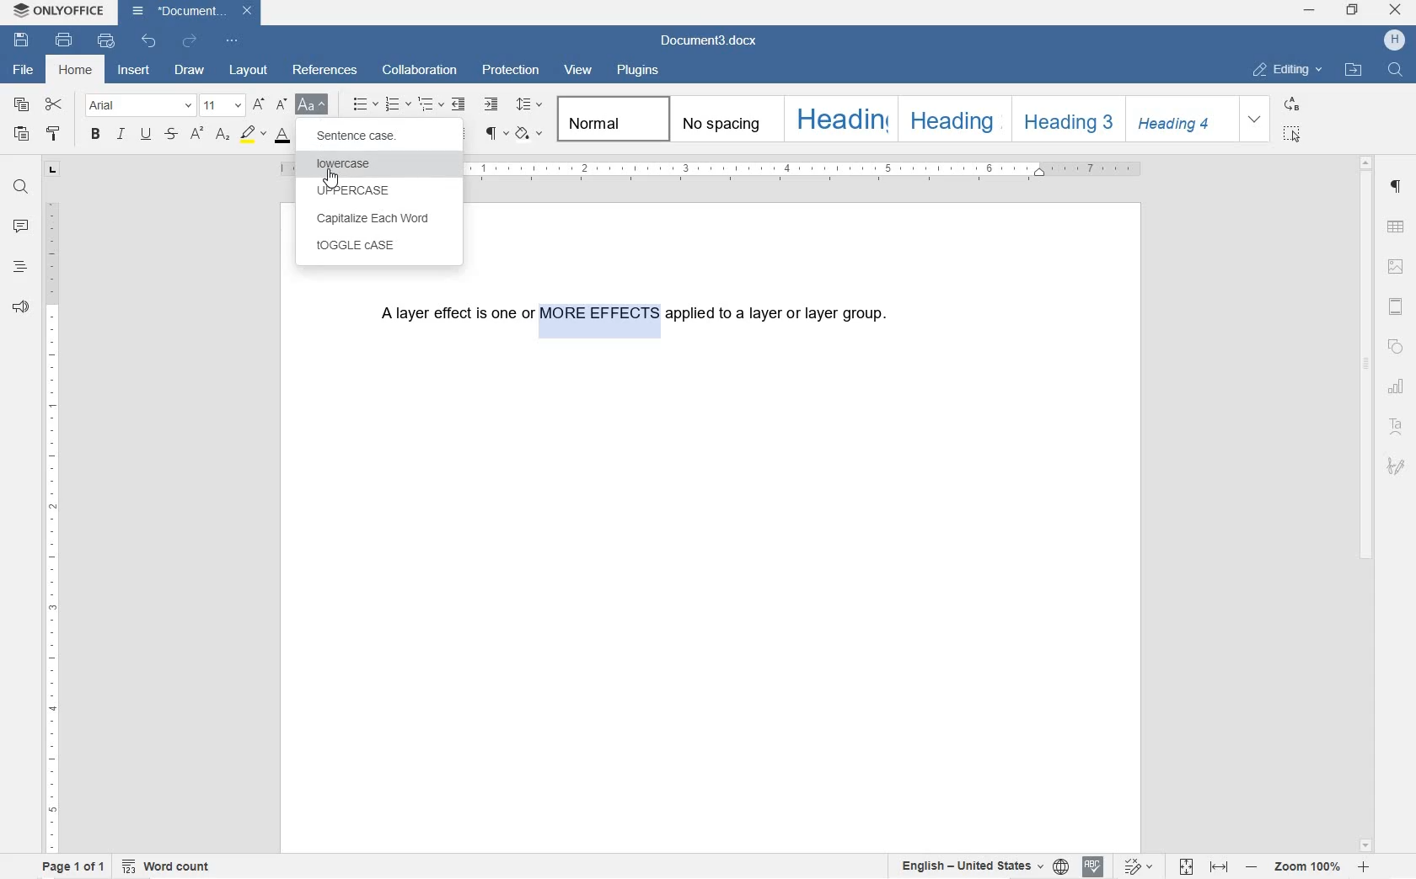 The width and height of the screenshot is (1416, 879). I want to click on SHAPE, so click(1397, 347).